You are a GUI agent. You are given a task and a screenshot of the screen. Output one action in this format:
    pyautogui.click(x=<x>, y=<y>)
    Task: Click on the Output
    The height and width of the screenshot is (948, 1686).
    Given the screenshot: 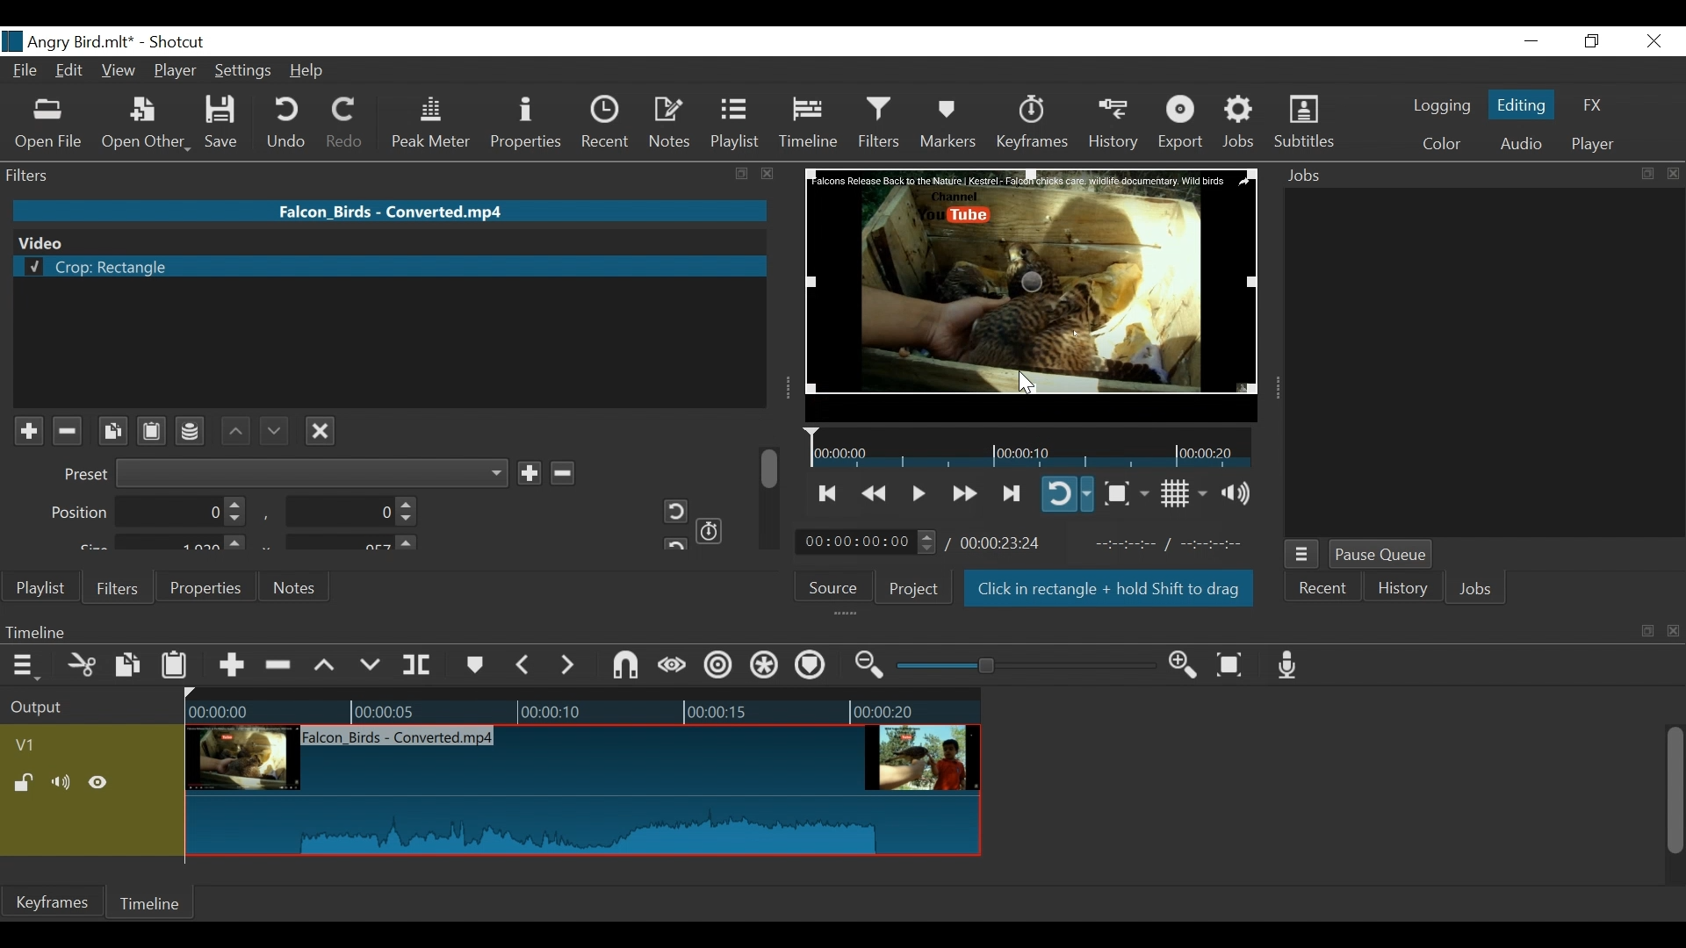 What is the action you would take?
    pyautogui.click(x=89, y=708)
    